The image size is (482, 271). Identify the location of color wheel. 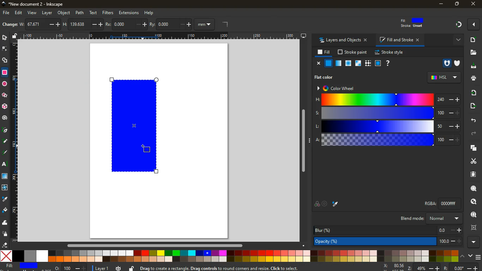
(338, 88).